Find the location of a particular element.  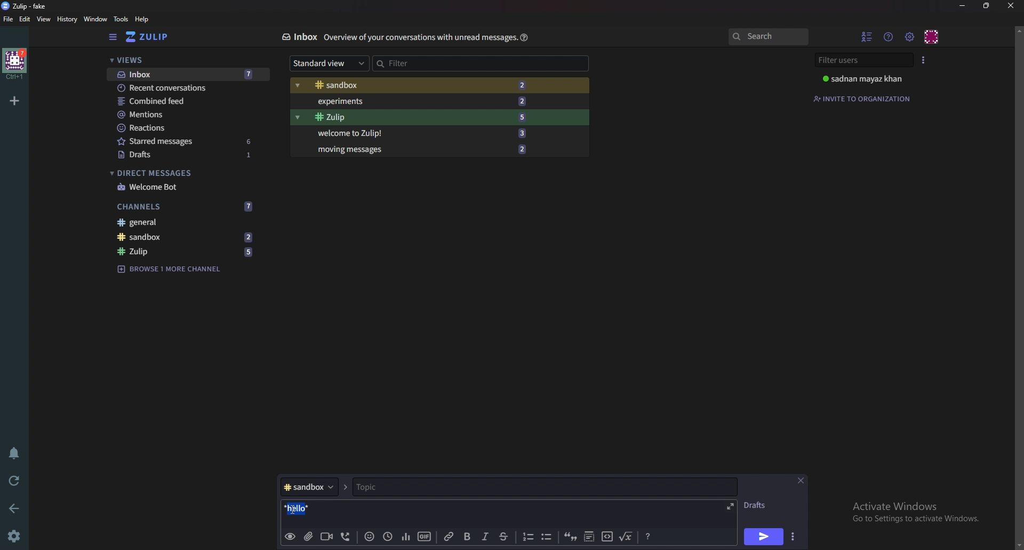

Spoiler is located at coordinates (589, 537).